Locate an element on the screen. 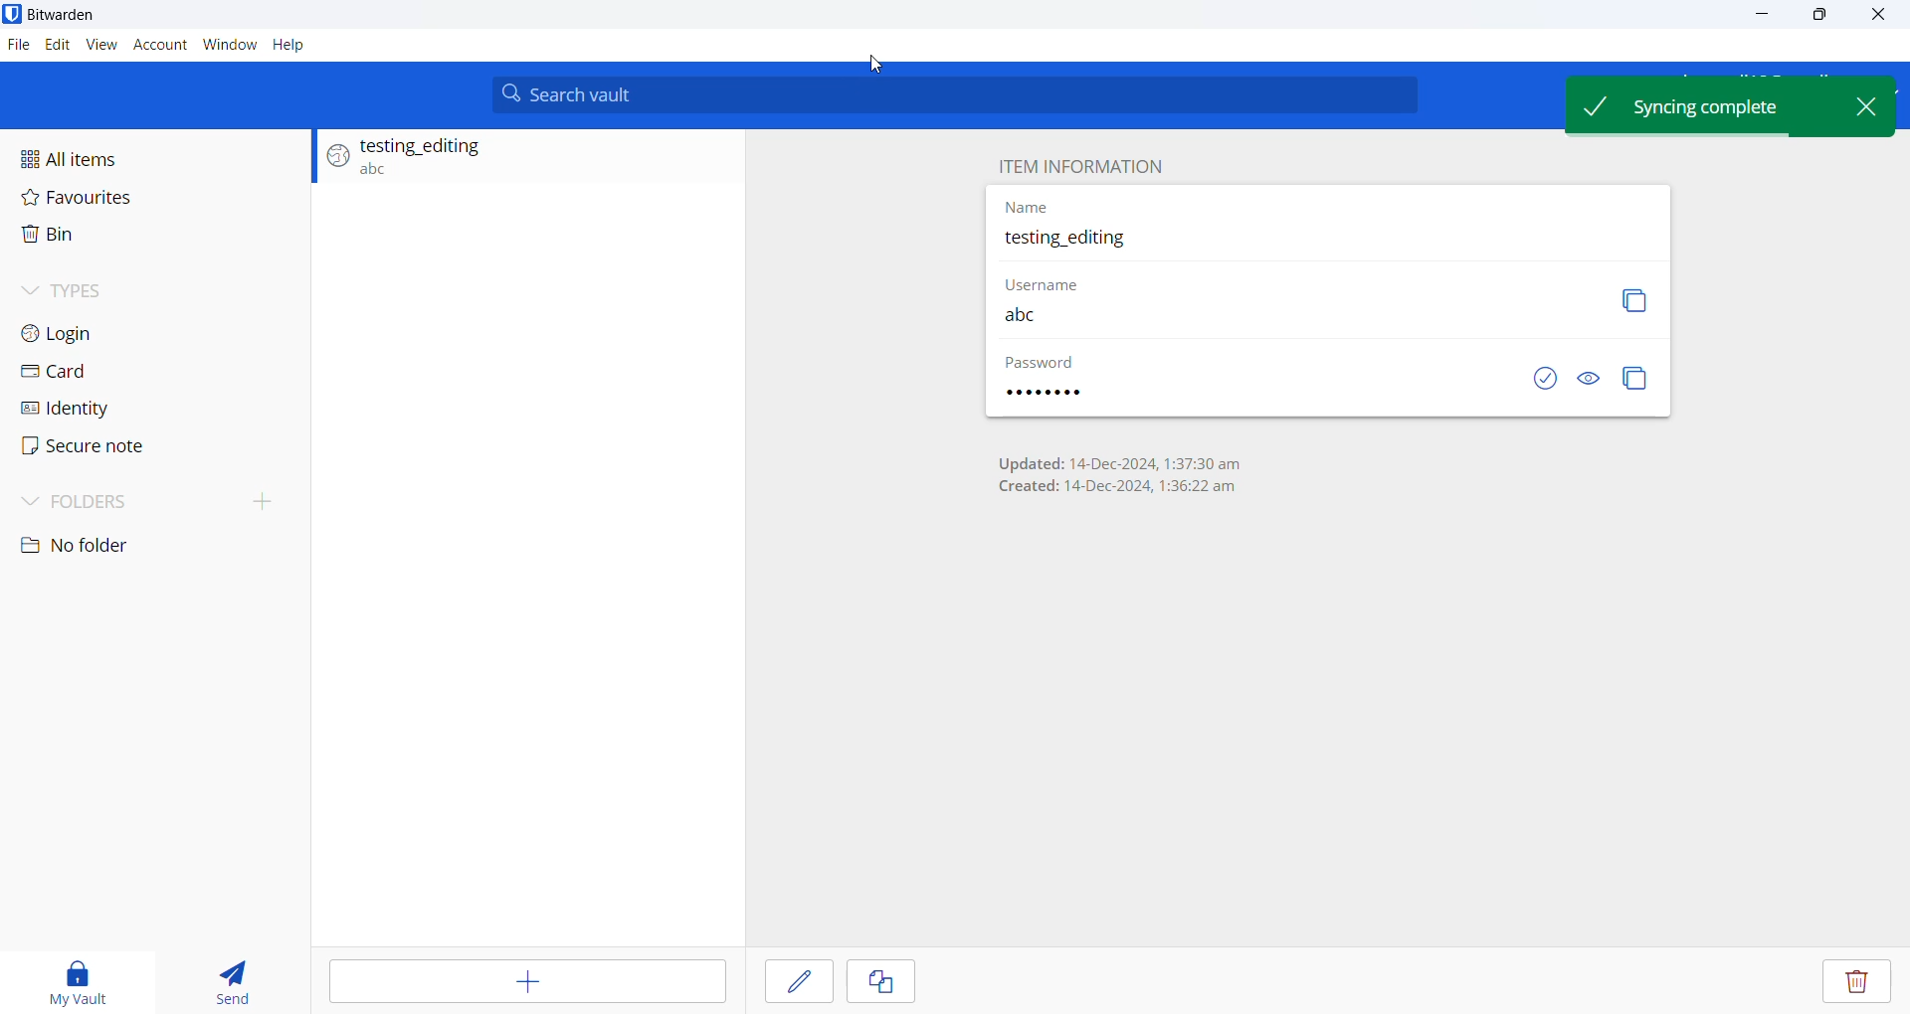  send is located at coordinates (235, 977).